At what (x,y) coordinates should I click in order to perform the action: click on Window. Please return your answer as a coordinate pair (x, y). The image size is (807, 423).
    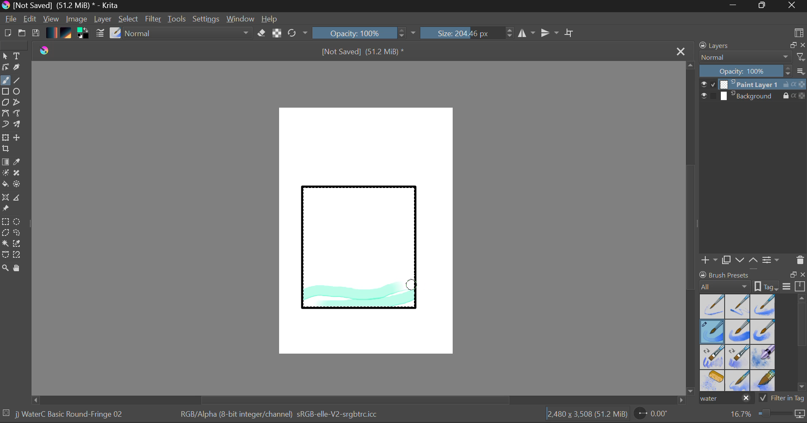
    Looking at the image, I should click on (242, 19).